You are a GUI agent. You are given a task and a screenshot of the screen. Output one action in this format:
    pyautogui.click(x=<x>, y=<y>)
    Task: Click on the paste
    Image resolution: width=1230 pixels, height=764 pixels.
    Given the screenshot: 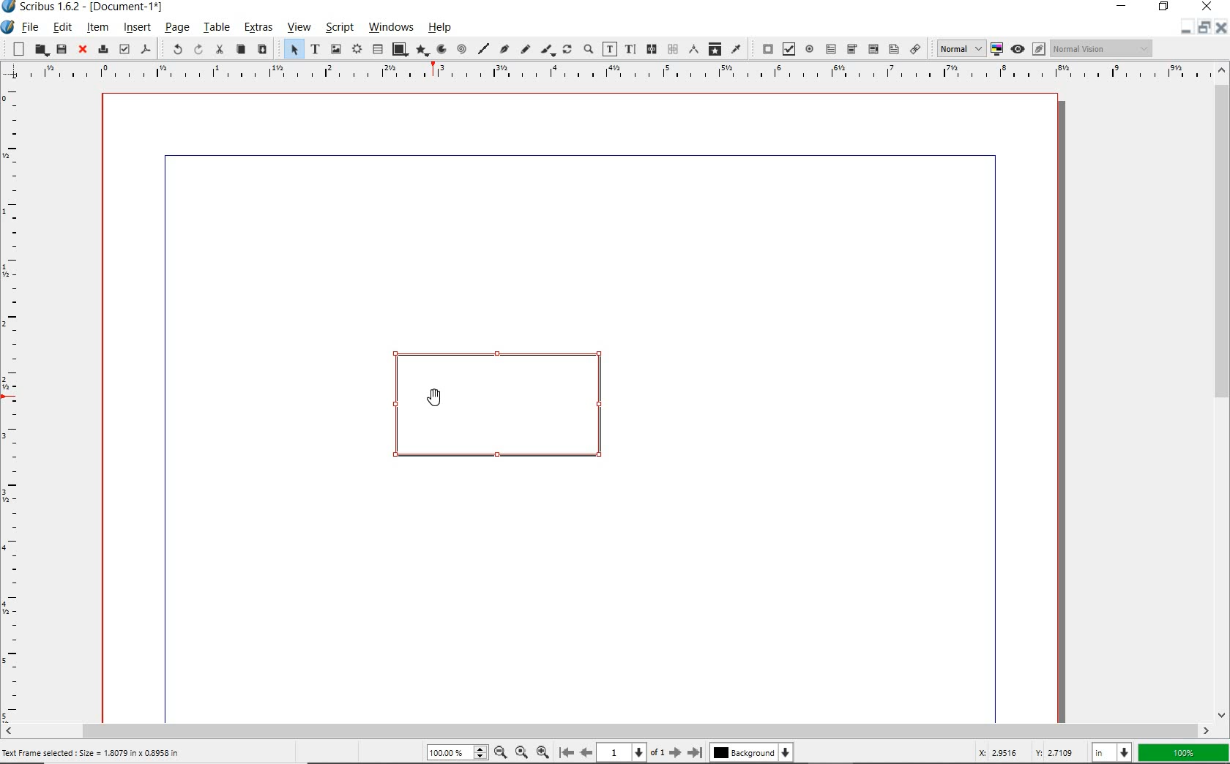 What is the action you would take?
    pyautogui.click(x=264, y=50)
    